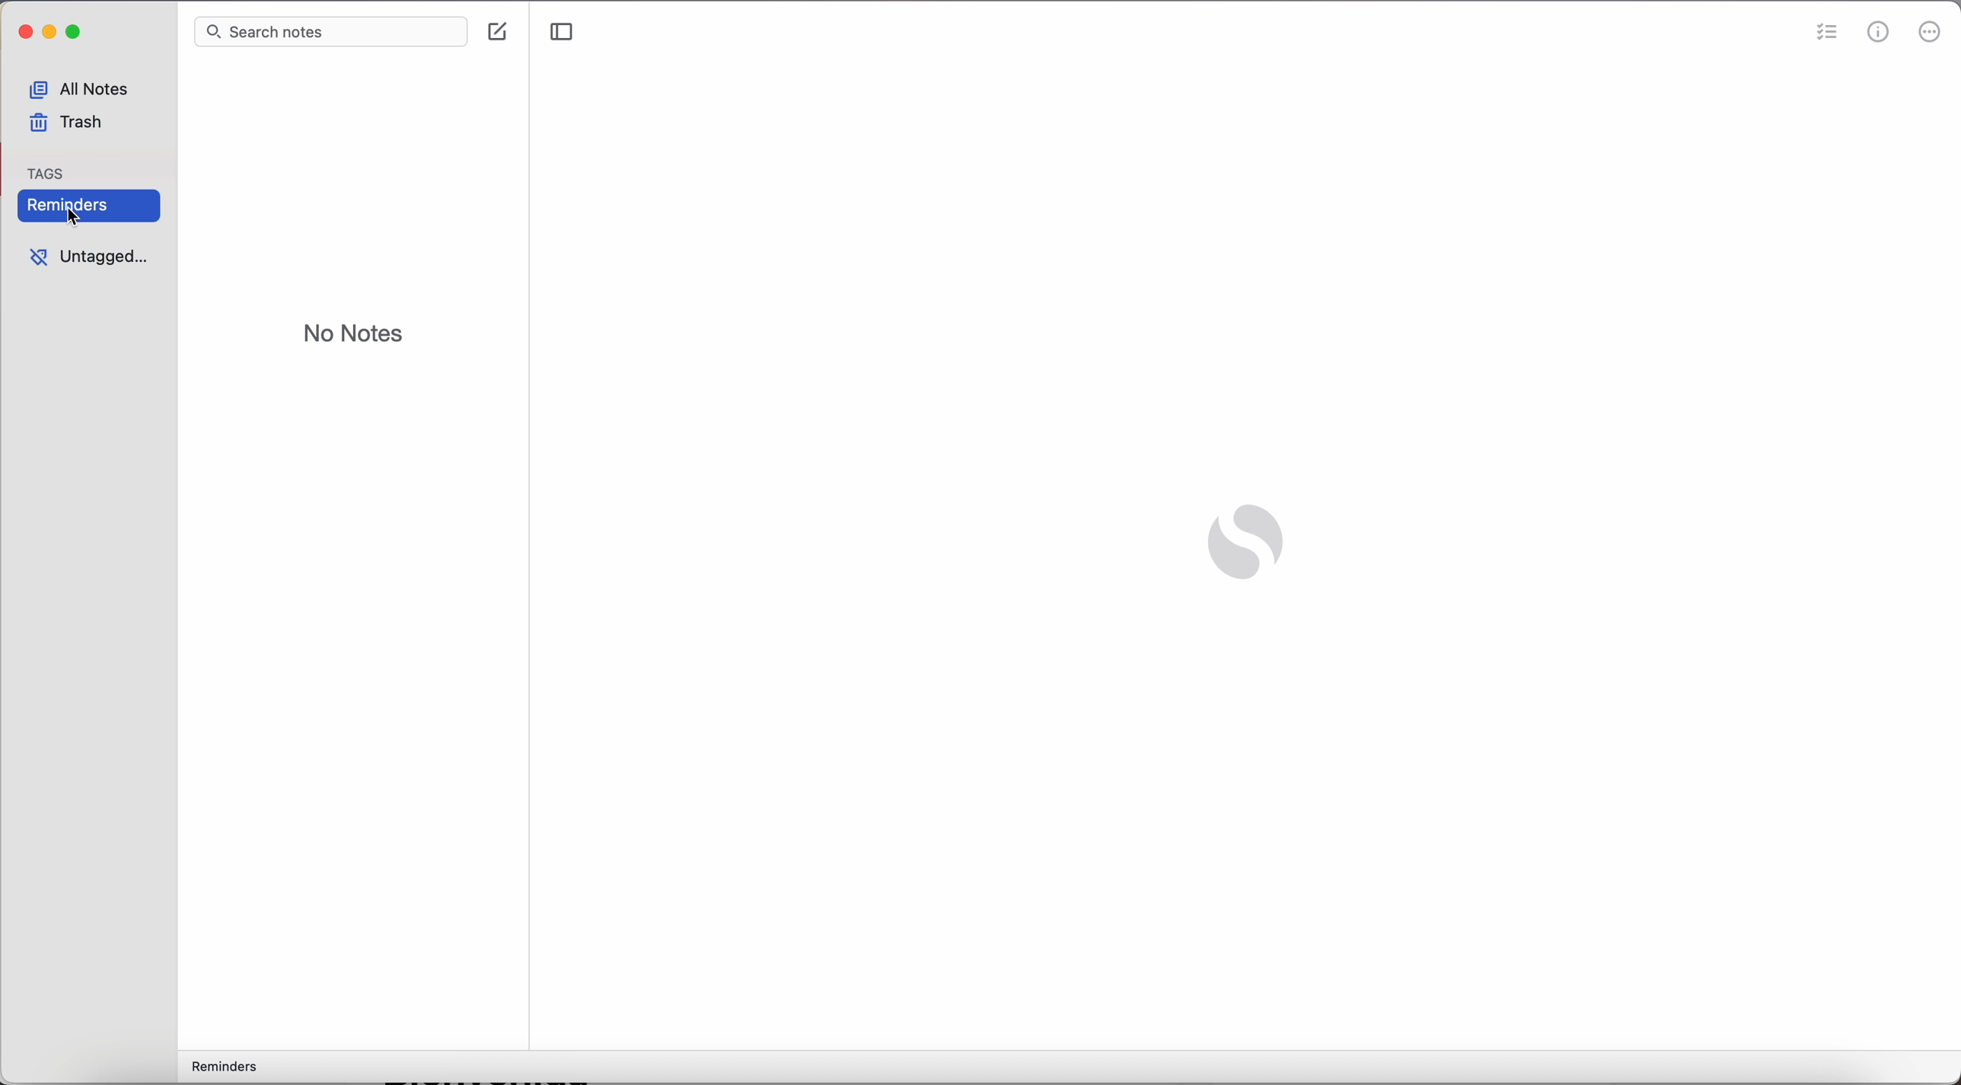 This screenshot has width=1961, height=1085. I want to click on search bar, so click(333, 33).